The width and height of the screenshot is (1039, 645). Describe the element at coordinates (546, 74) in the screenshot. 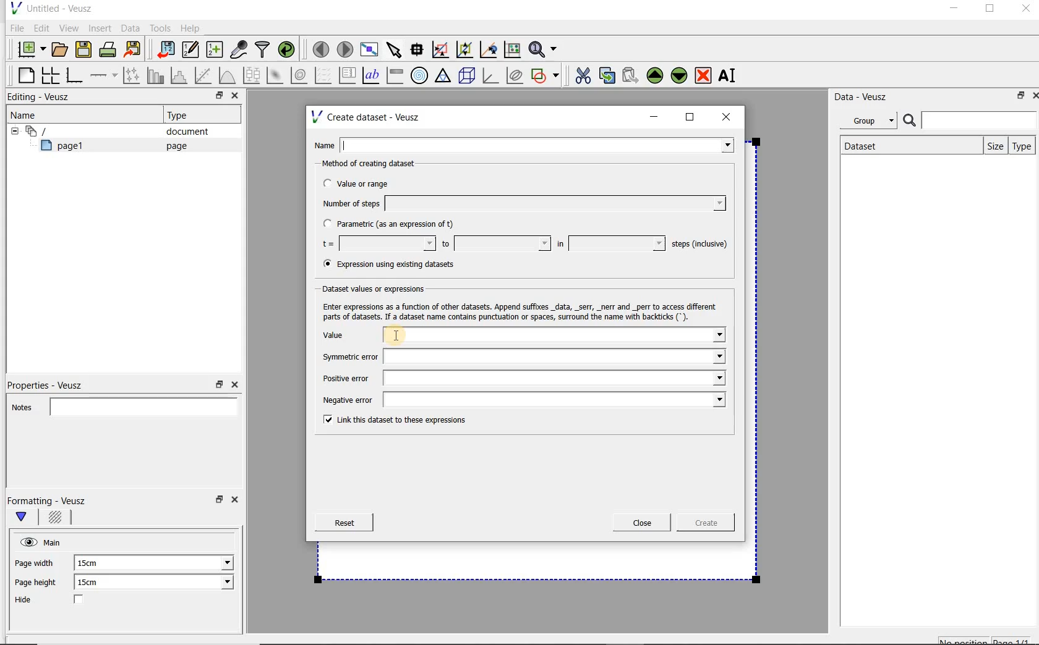

I see `add a shape to the plot` at that location.